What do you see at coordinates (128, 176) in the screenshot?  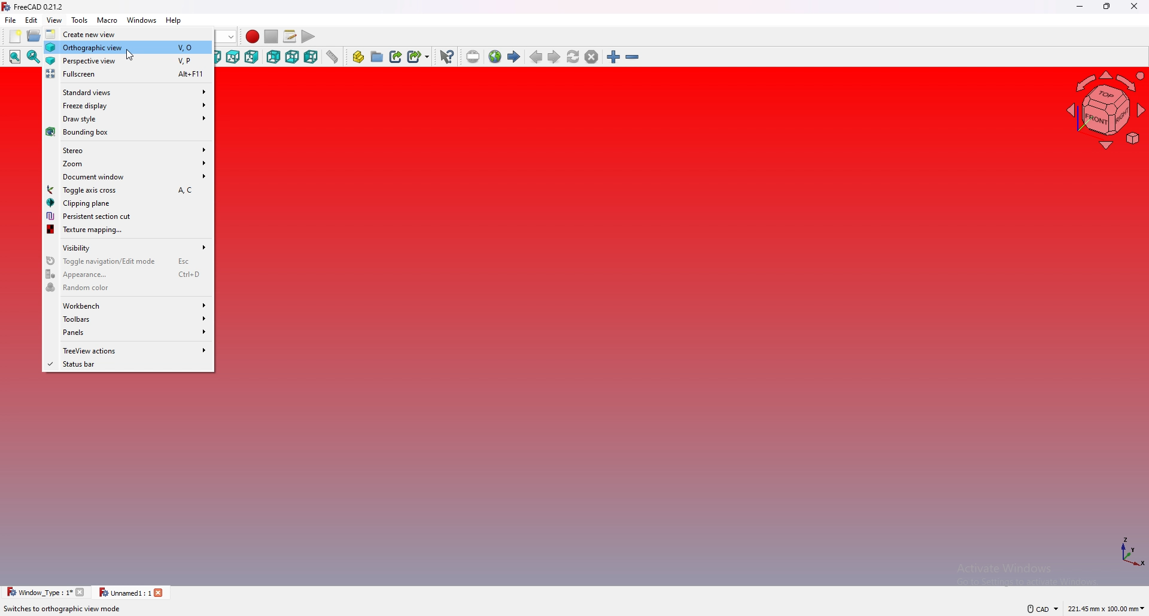 I see `document window` at bounding box center [128, 176].